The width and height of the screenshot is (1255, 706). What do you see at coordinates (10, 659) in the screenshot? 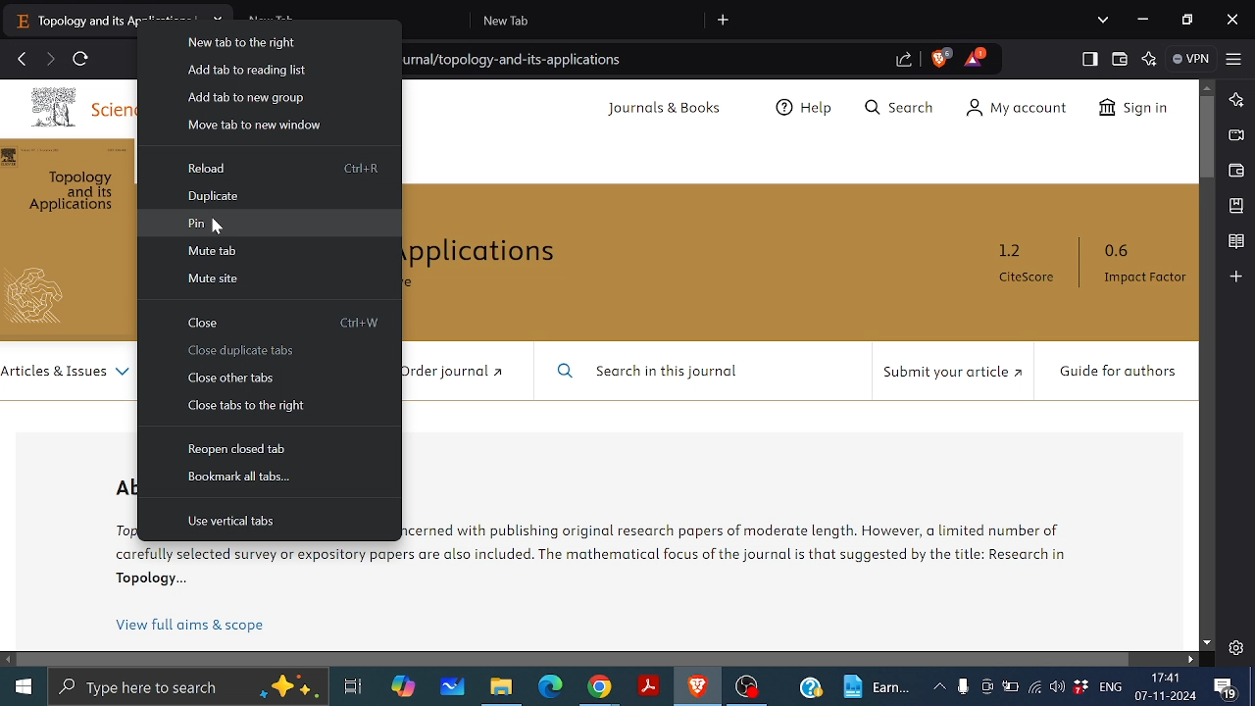
I see `Move left` at bounding box center [10, 659].